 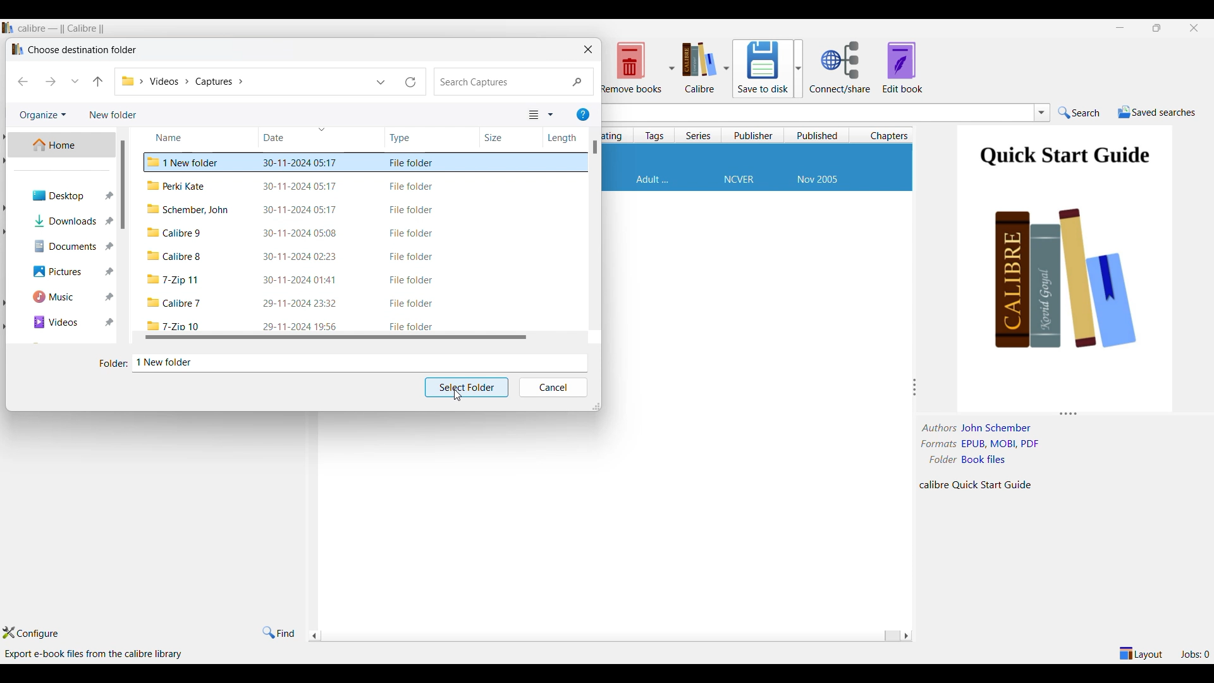 What do you see at coordinates (301, 304) in the screenshot?
I see `date` at bounding box center [301, 304].